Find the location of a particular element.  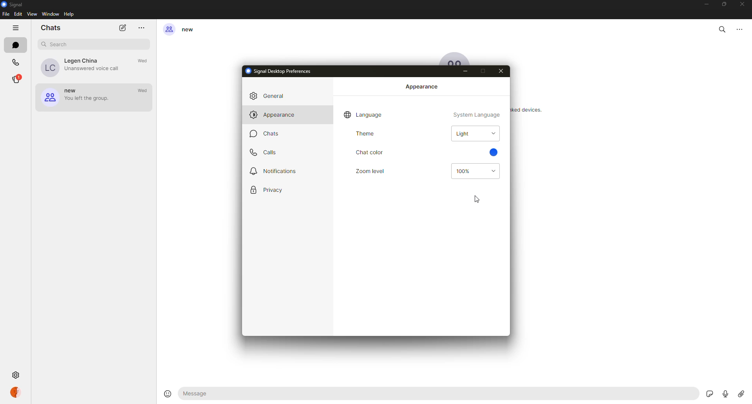

more is located at coordinates (142, 28).